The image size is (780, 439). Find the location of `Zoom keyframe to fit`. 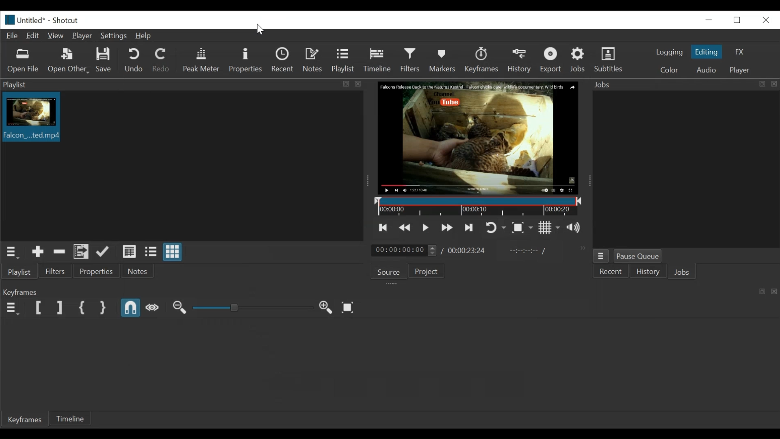

Zoom keyframe to fit is located at coordinates (349, 309).